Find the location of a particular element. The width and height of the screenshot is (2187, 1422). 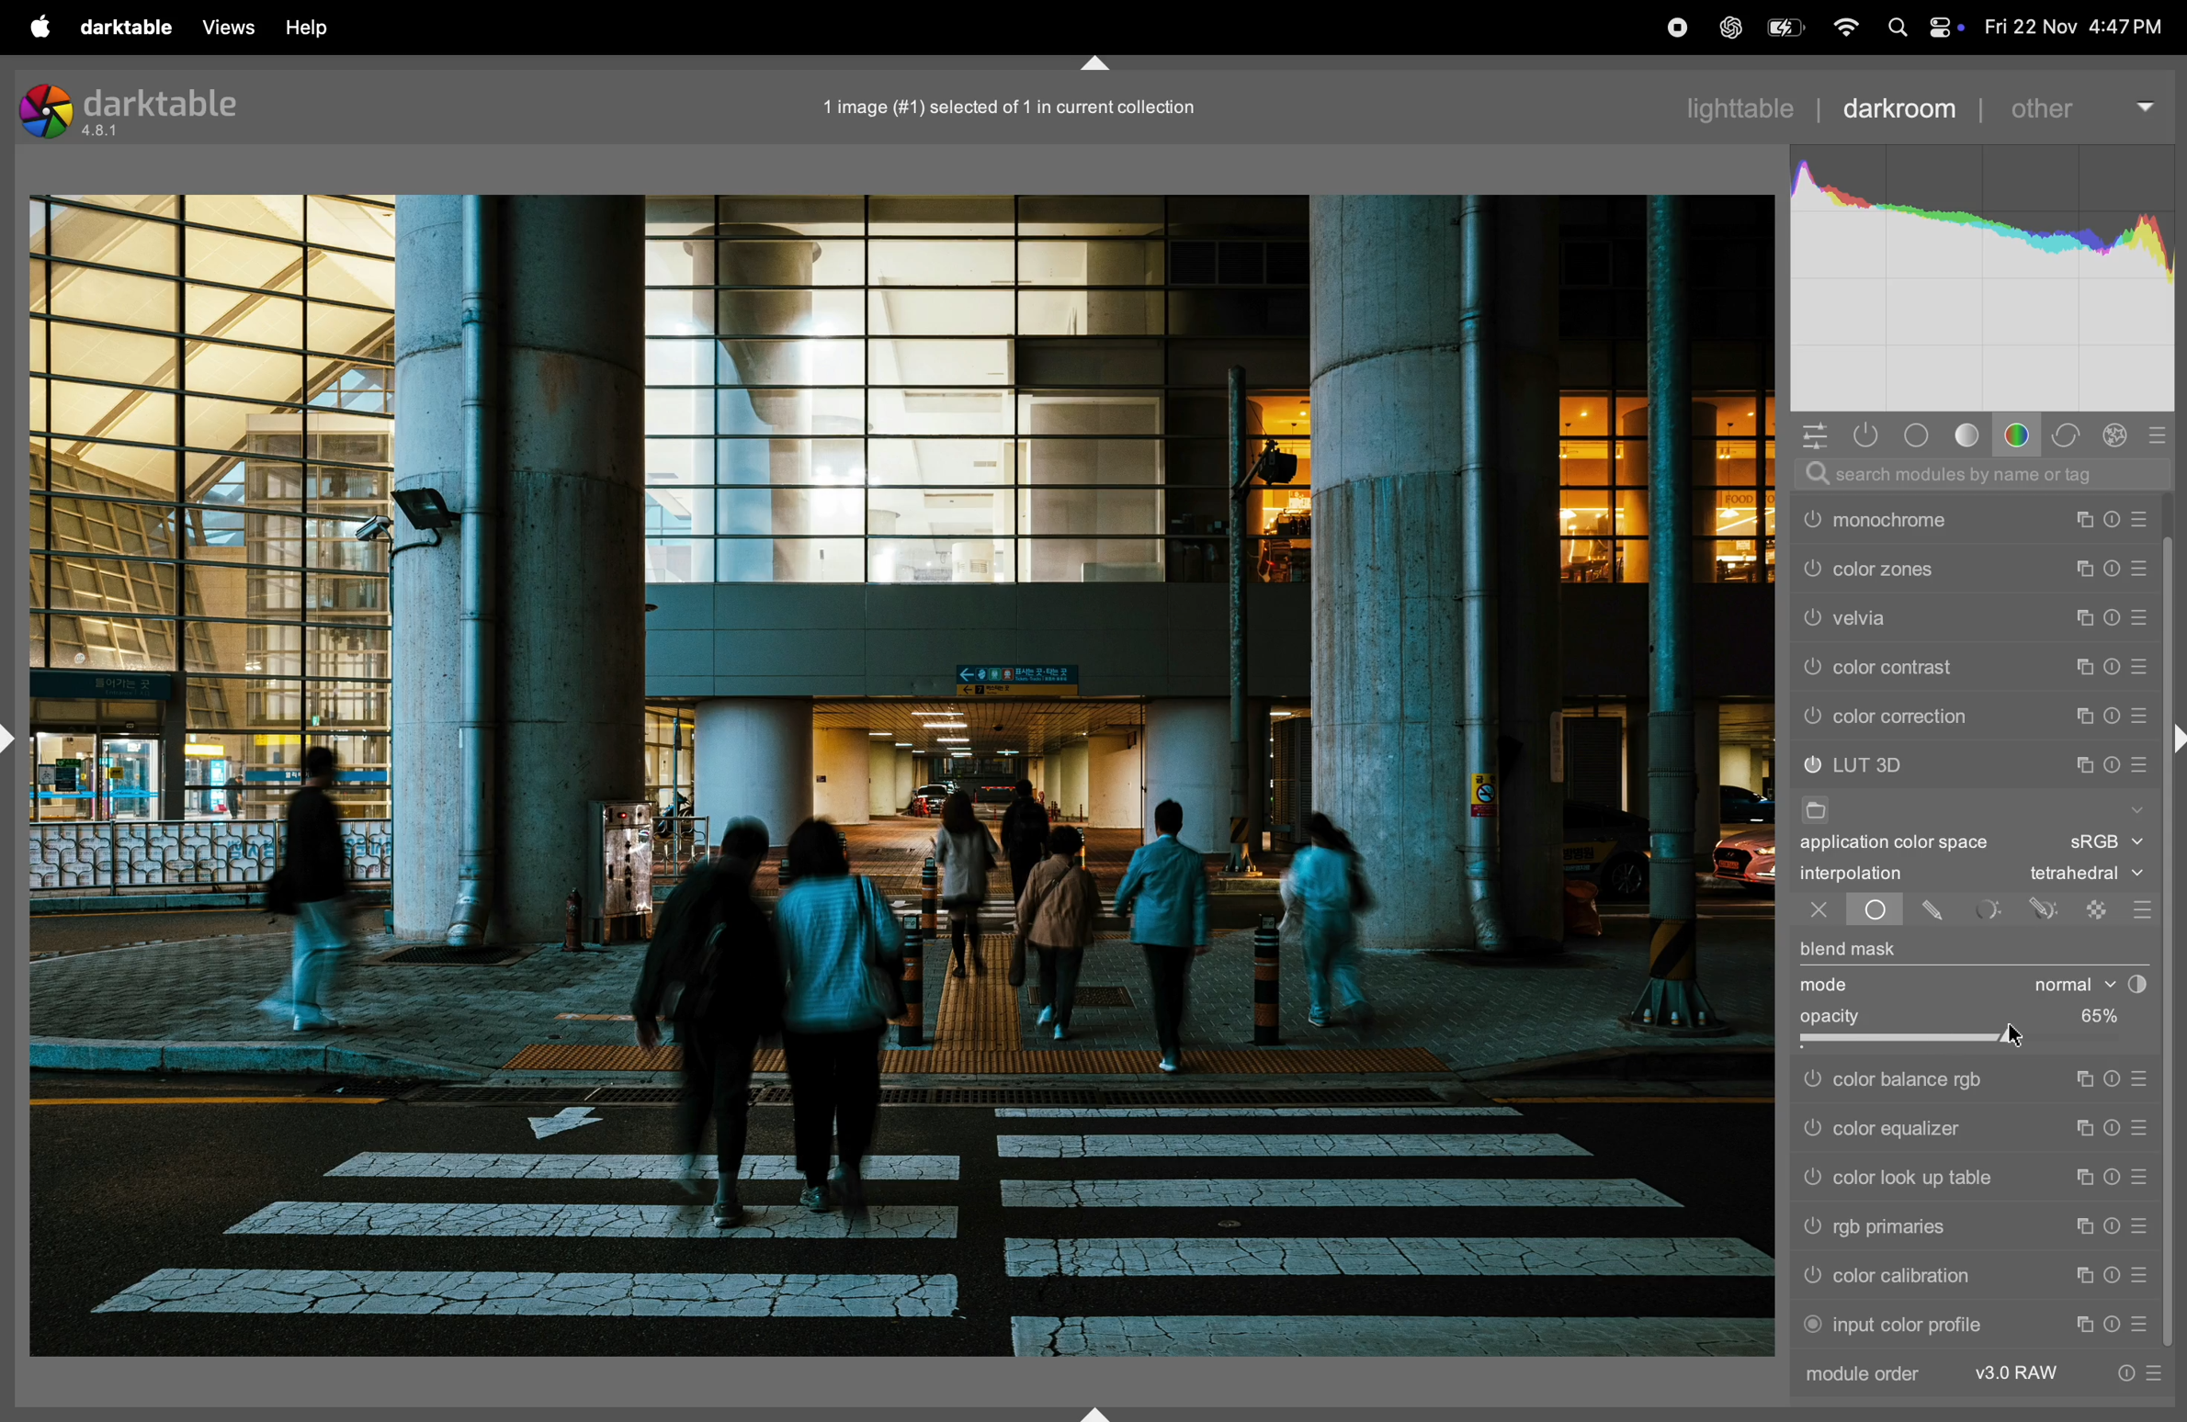

color equalizer switched off is located at coordinates (1809, 1135).